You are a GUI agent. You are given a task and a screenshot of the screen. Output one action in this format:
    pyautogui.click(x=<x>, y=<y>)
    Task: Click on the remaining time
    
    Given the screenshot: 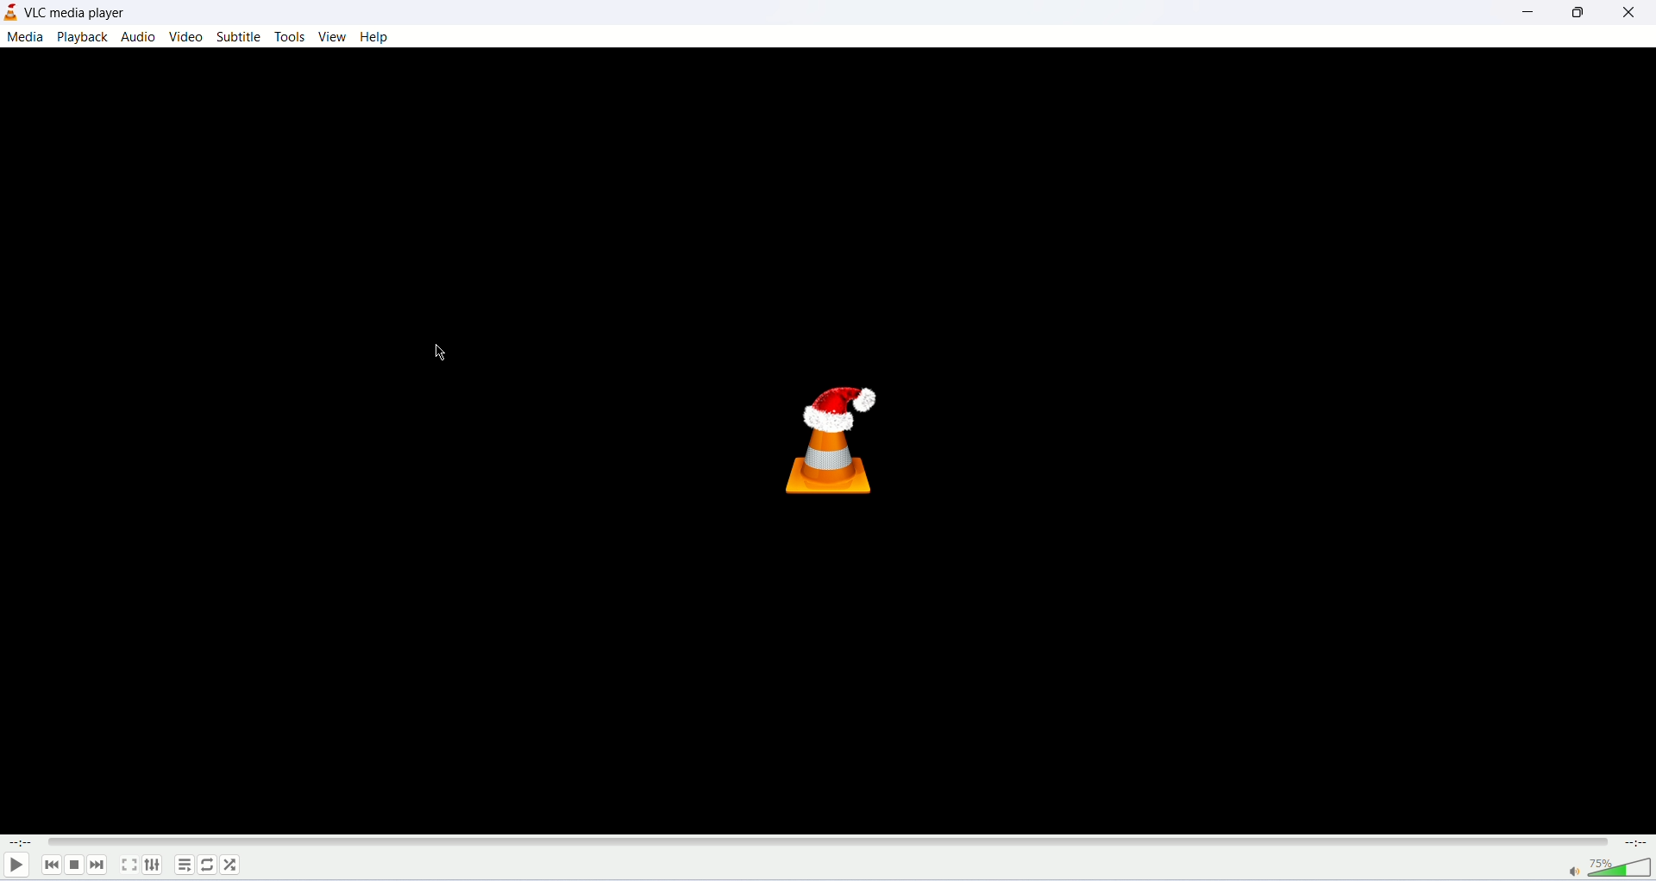 What is the action you would take?
    pyautogui.click(x=1634, y=842)
    